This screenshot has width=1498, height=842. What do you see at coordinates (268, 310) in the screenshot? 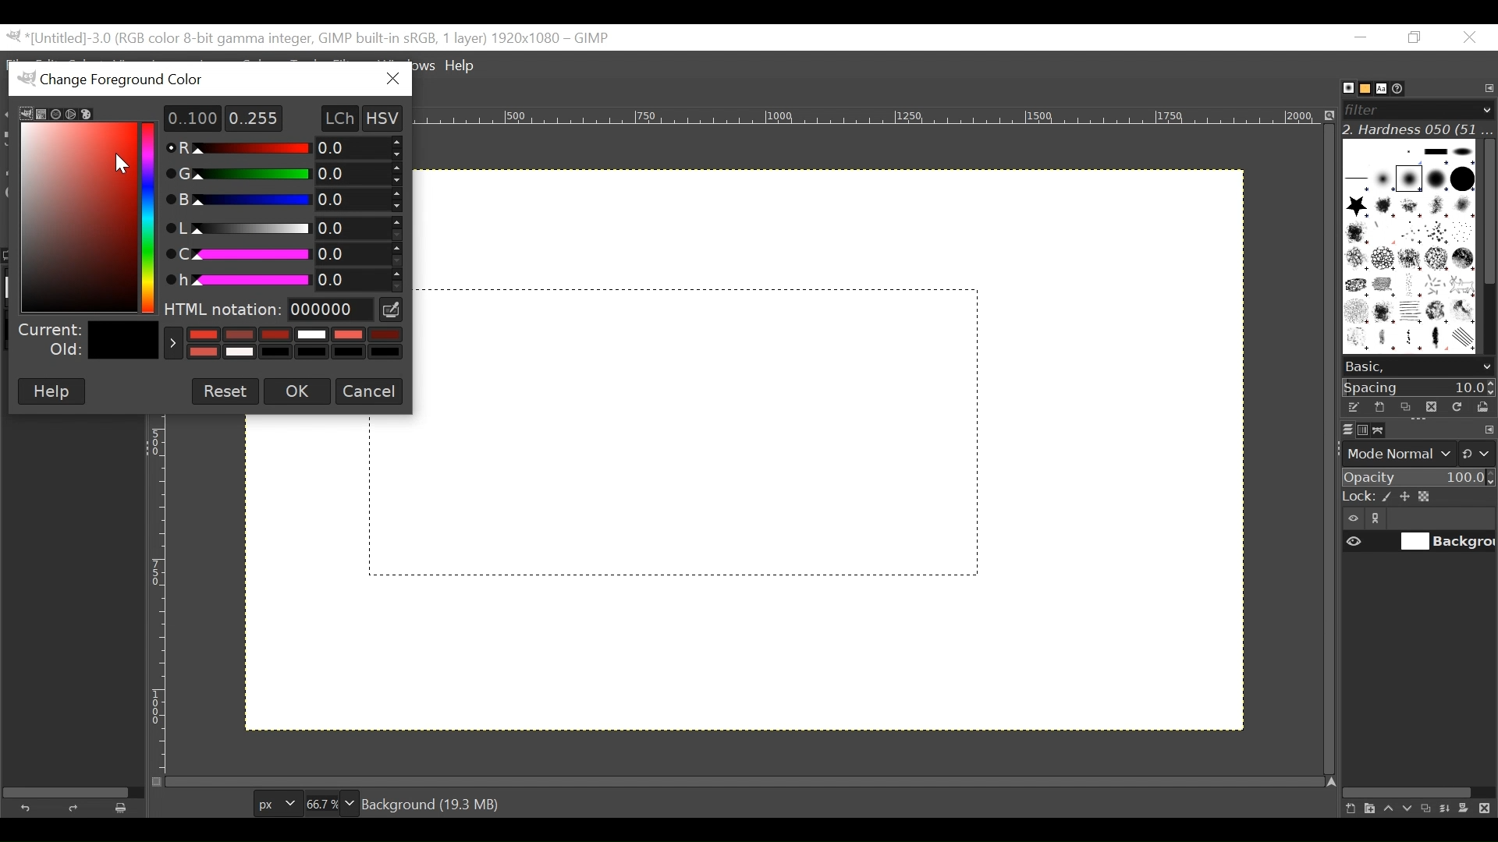
I see `HTML notation` at bounding box center [268, 310].